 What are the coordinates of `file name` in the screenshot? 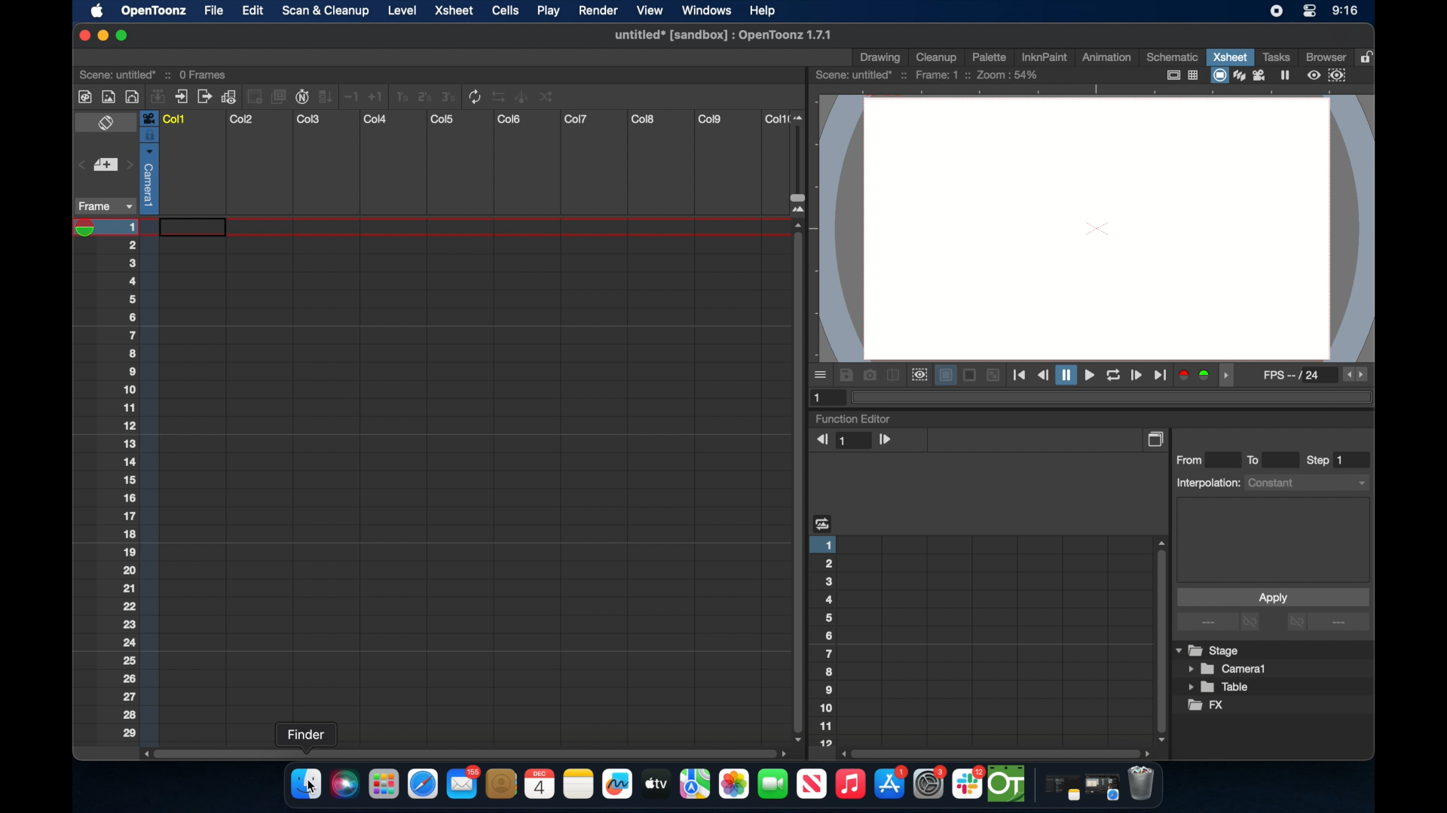 It's located at (720, 35).